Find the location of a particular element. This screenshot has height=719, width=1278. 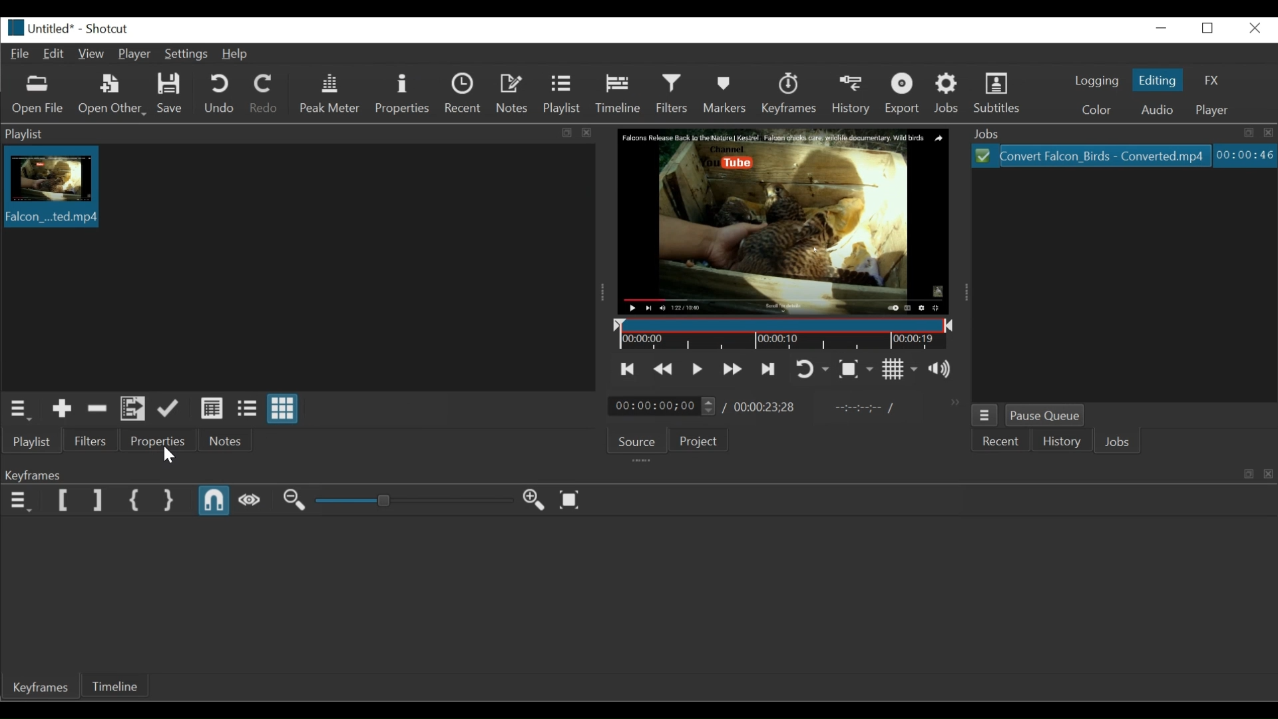

Undo is located at coordinates (216, 95).